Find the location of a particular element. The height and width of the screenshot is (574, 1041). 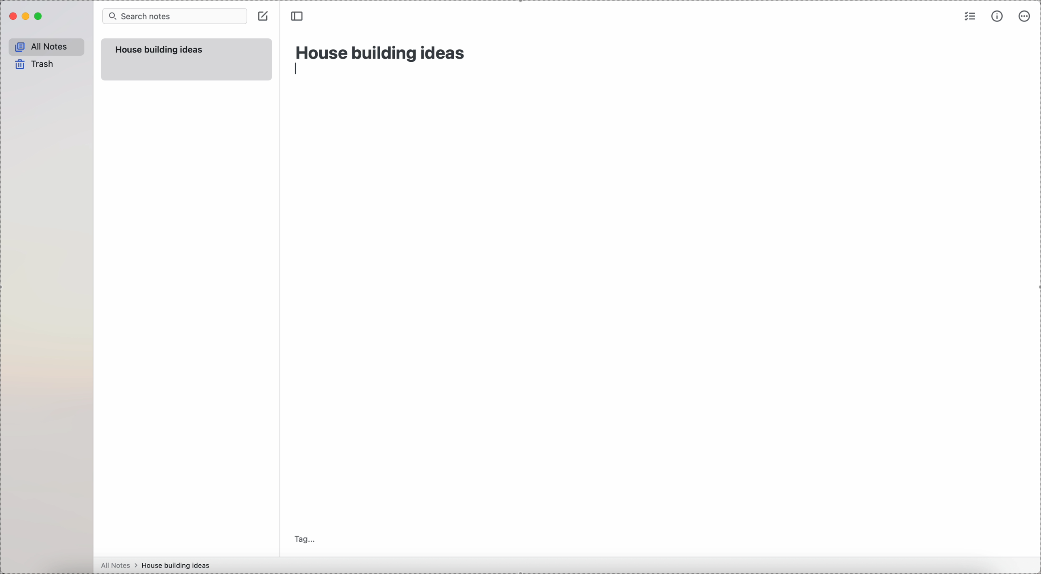

create note is located at coordinates (265, 19).